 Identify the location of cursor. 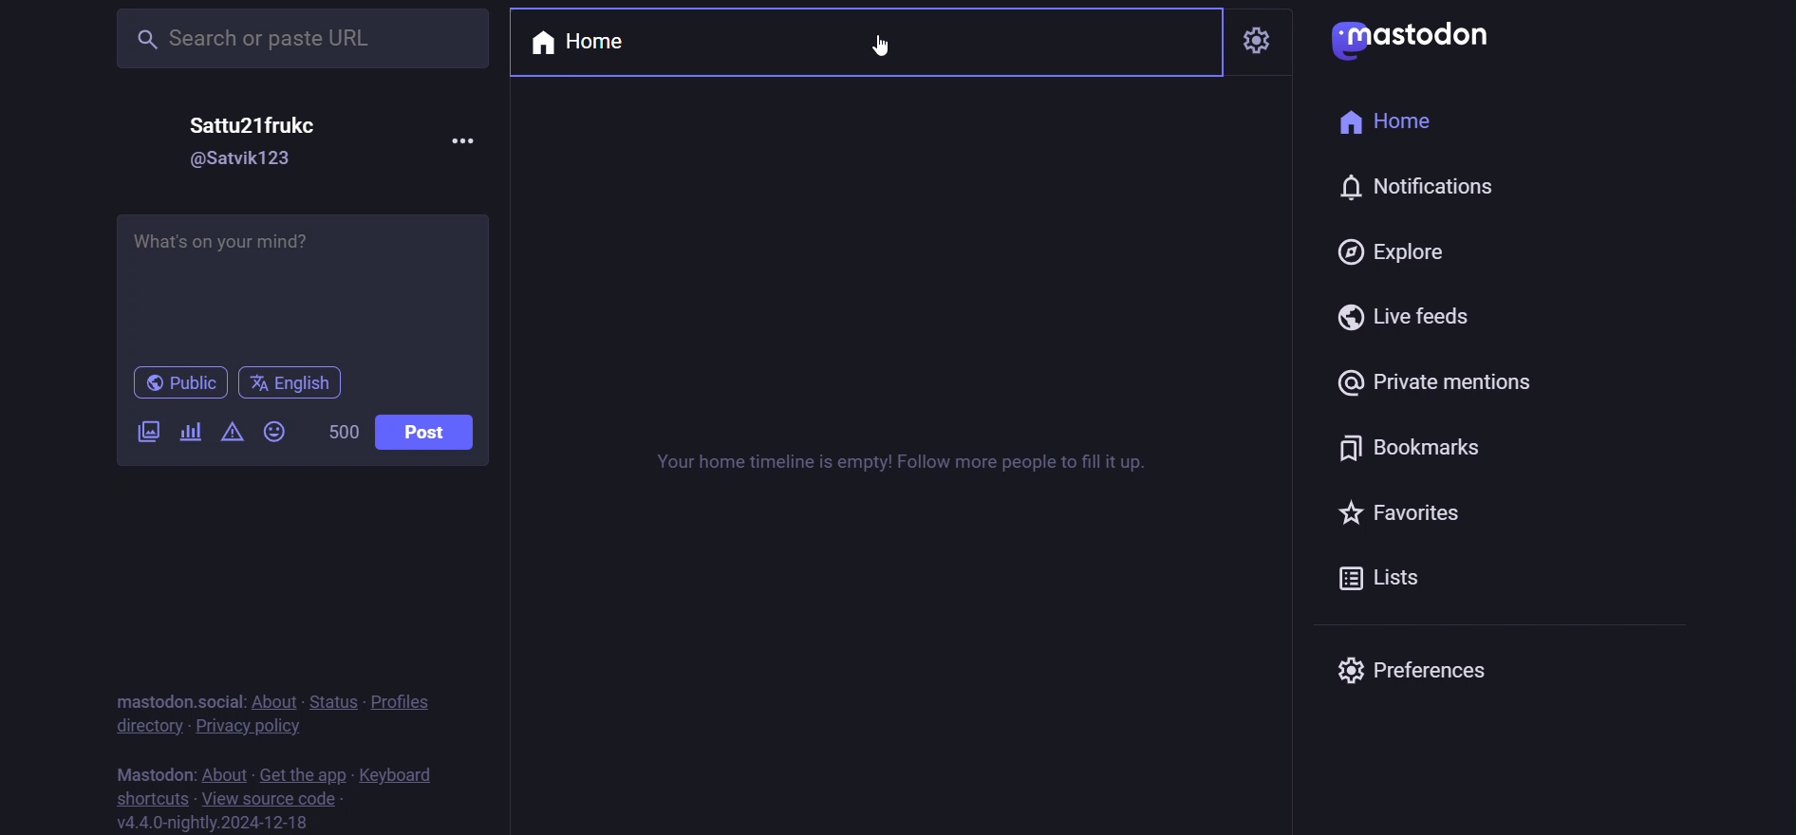
(880, 49).